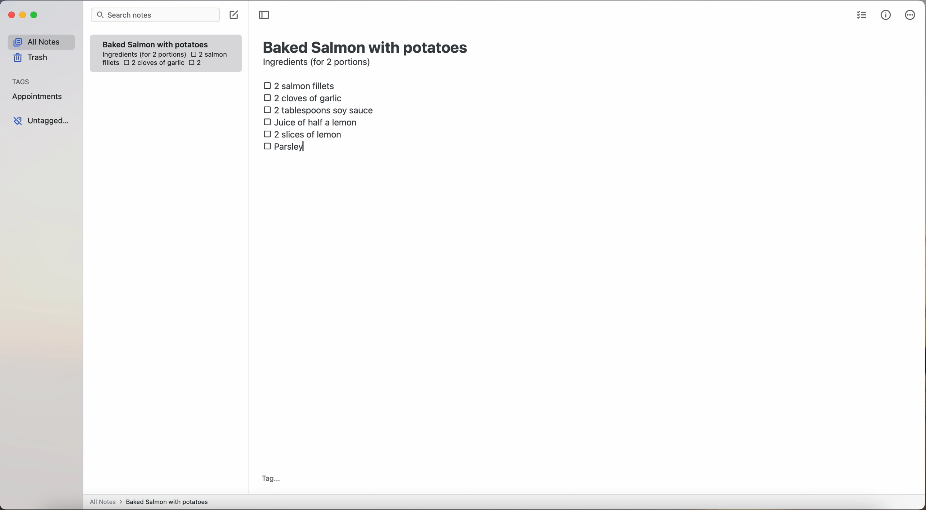 Image resolution: width=926 pixels, height=510 pixels. What do you see at coordinates (302, 85) in the screenshot?
I see `2 salmon fillets` at bounding box center [302, 85].